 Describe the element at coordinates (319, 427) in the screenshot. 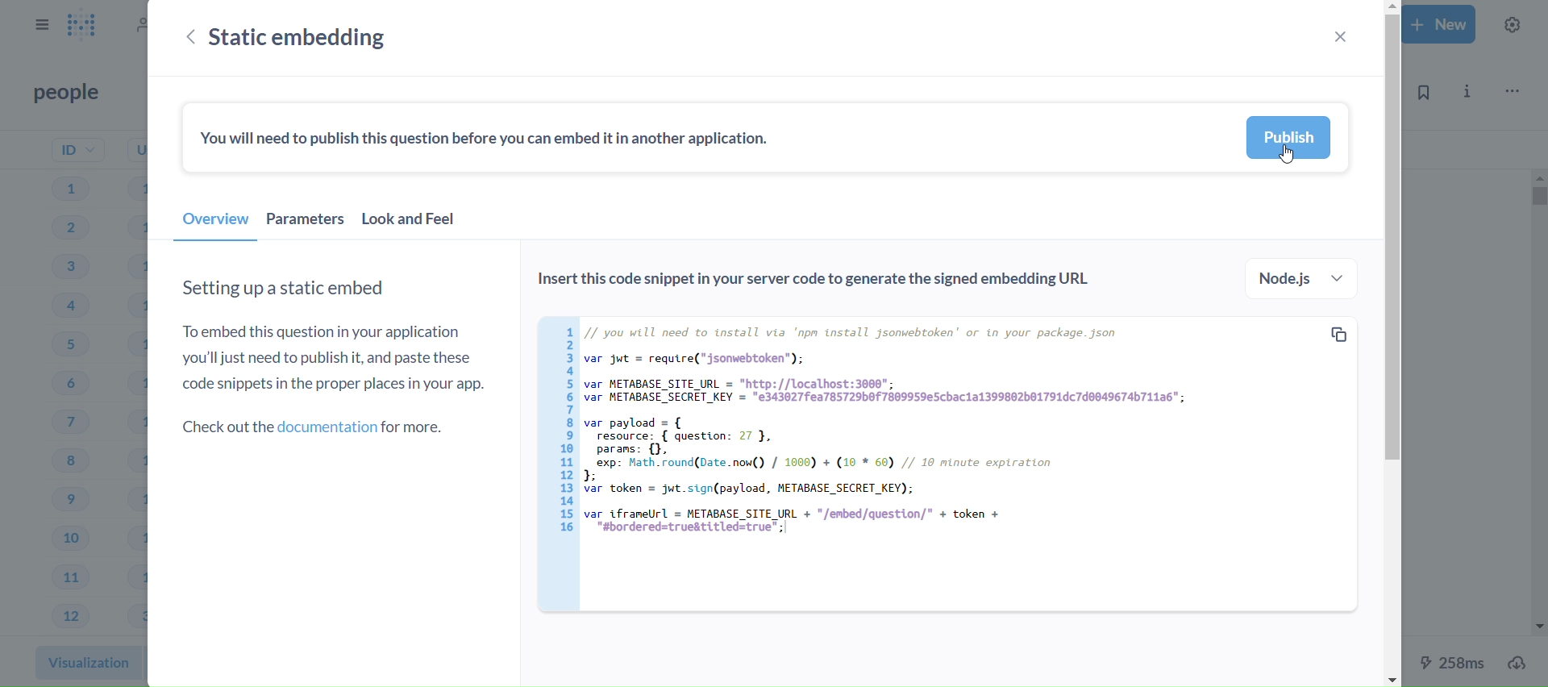

I see `Check out the documentation for more.` at that location.